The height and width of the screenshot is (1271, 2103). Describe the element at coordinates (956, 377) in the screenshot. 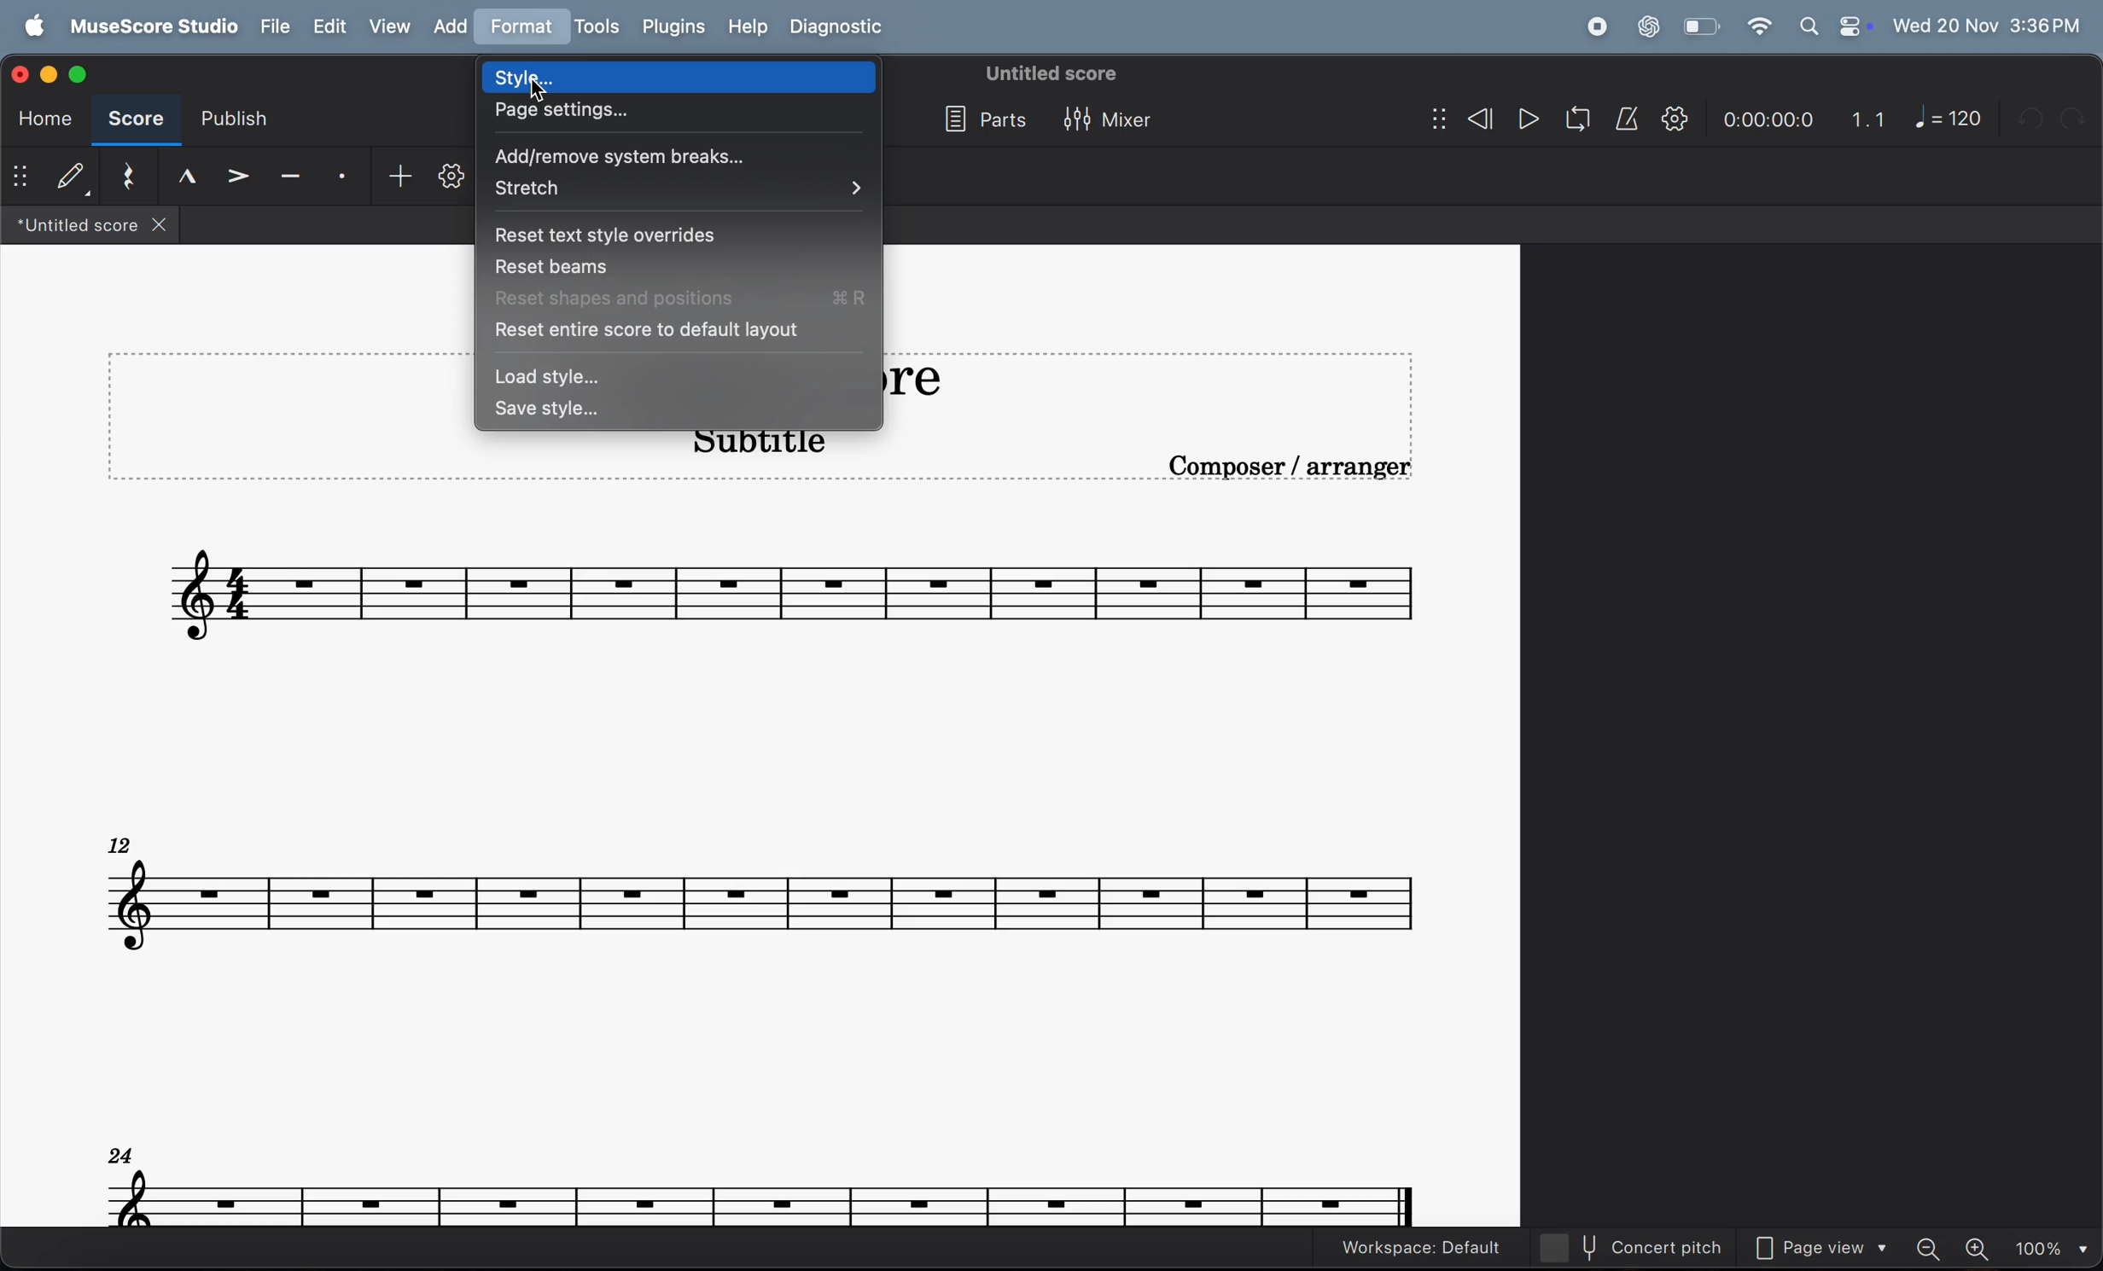

I see `Title bar` at that location.